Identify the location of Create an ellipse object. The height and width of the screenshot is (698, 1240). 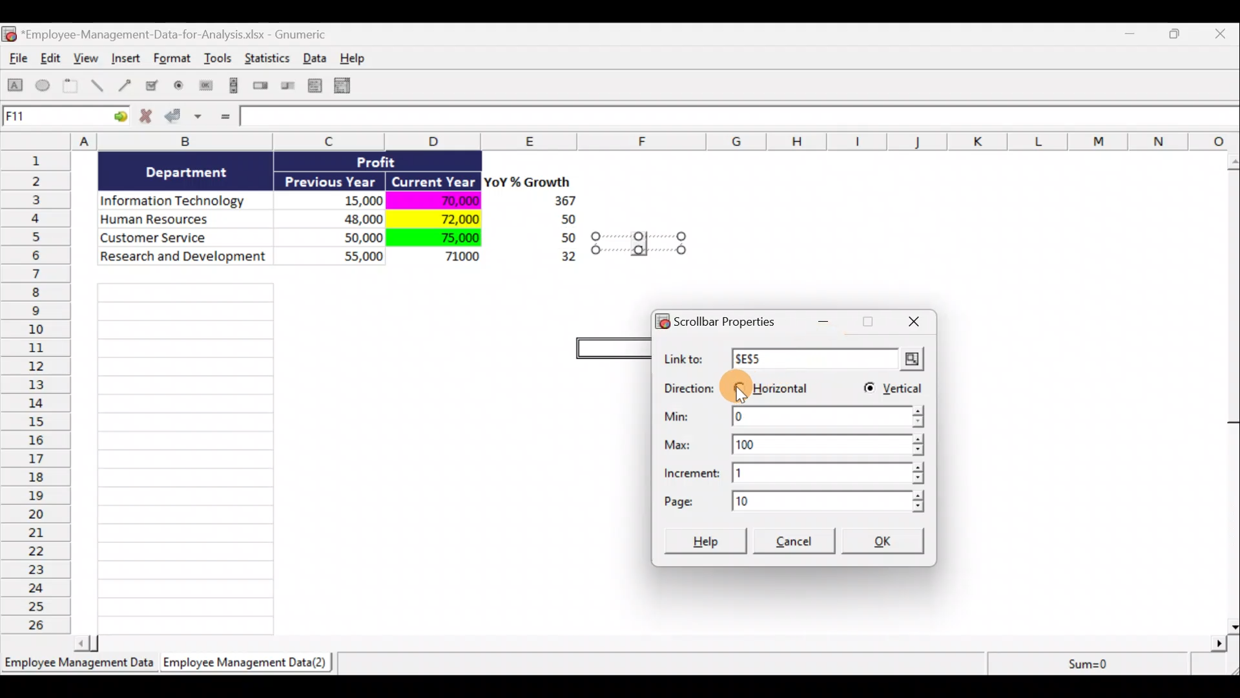
(43, 86).